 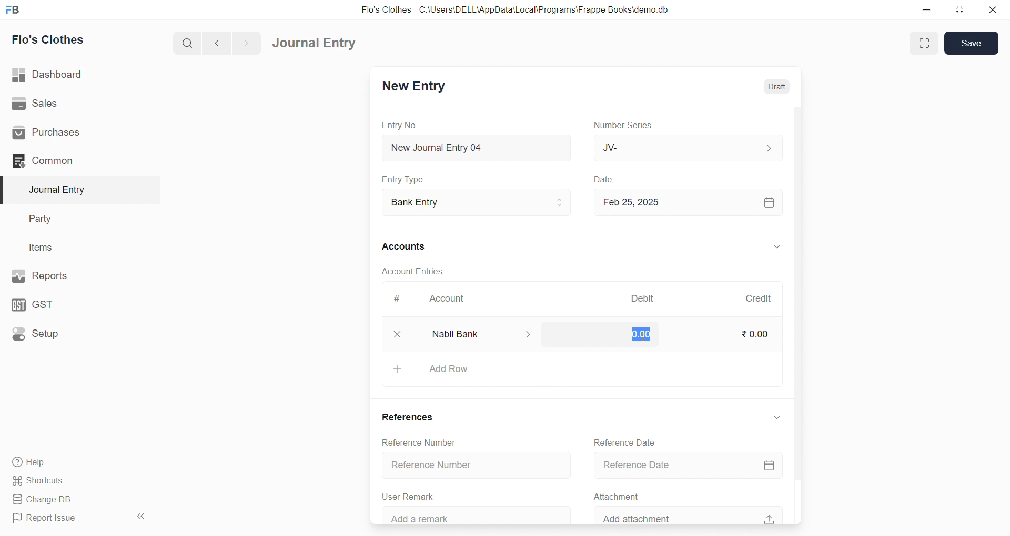 What do you see at coordinates (770, 87) in the screenshot?
I see `Draft` at bounding box center [770, 87].